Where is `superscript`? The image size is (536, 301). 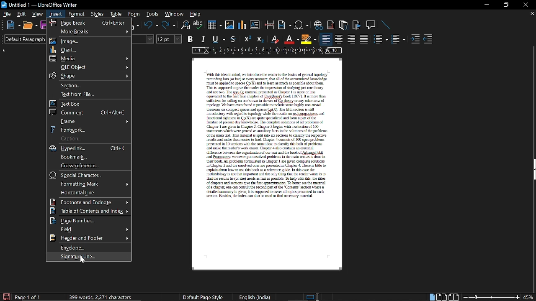
superscript is located at coordinates (247, 39).